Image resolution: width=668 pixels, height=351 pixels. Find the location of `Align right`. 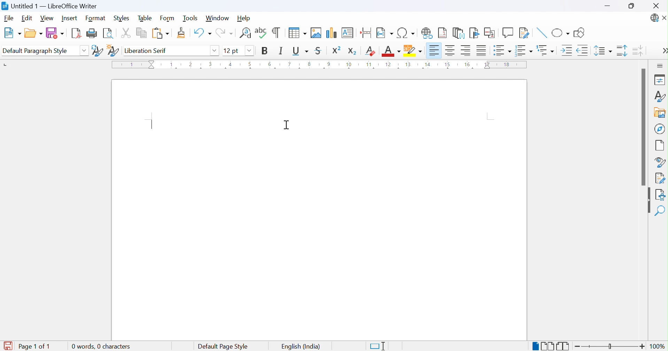

Align right is located at coordinates (466, 52).